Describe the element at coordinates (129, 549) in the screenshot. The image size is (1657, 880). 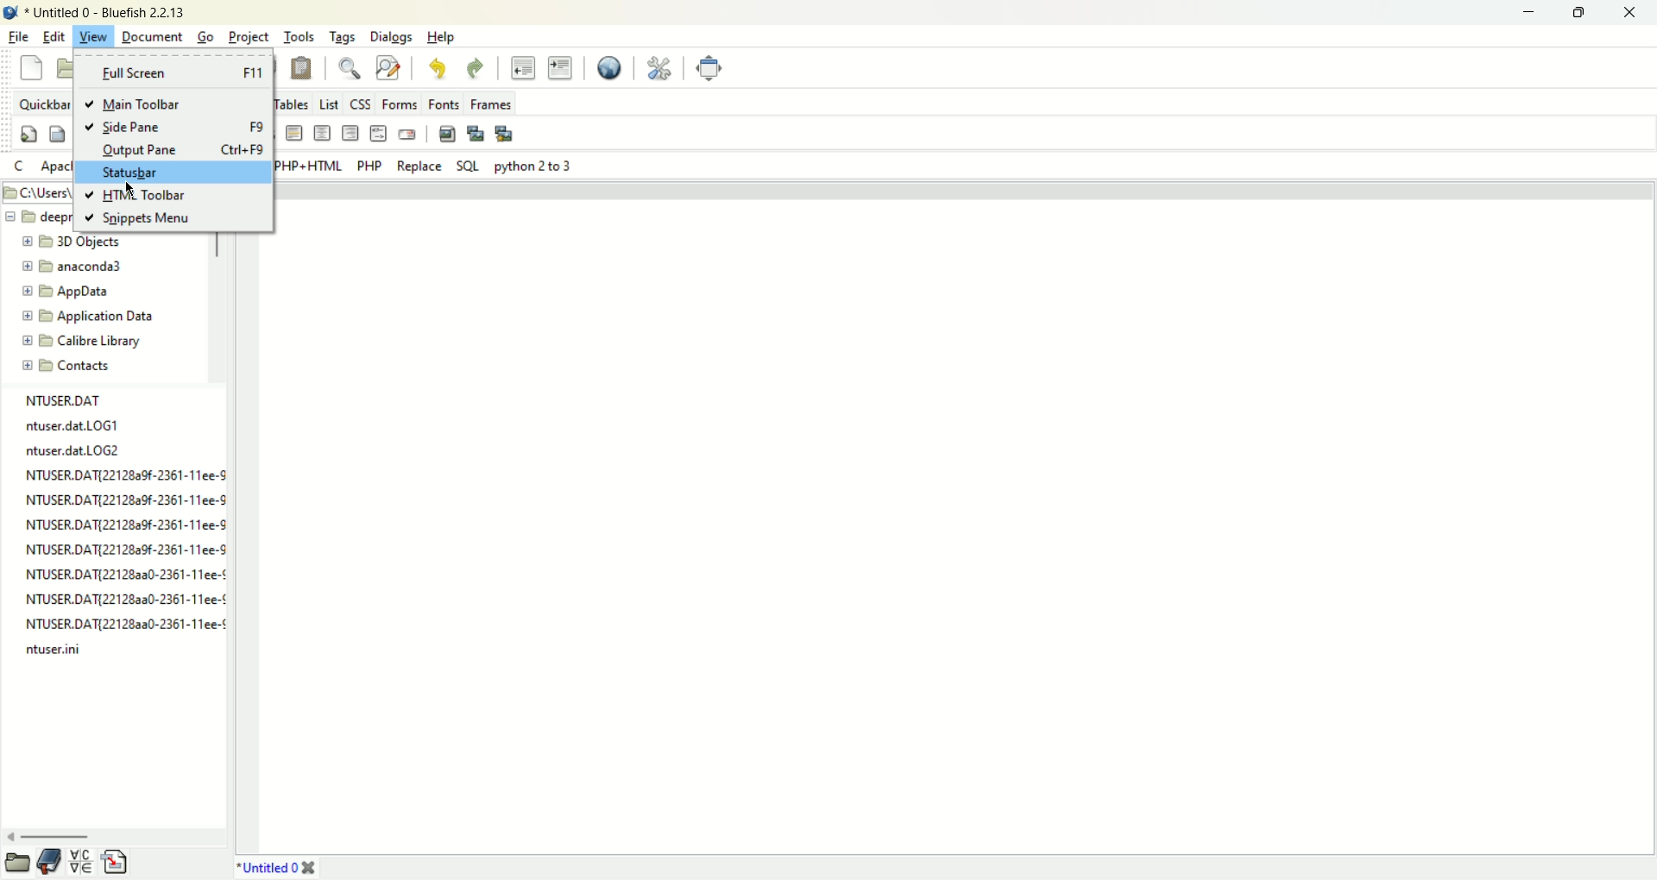
I see `NTUSER.DAT{22128a9f-2361-11ee-S` at that location.